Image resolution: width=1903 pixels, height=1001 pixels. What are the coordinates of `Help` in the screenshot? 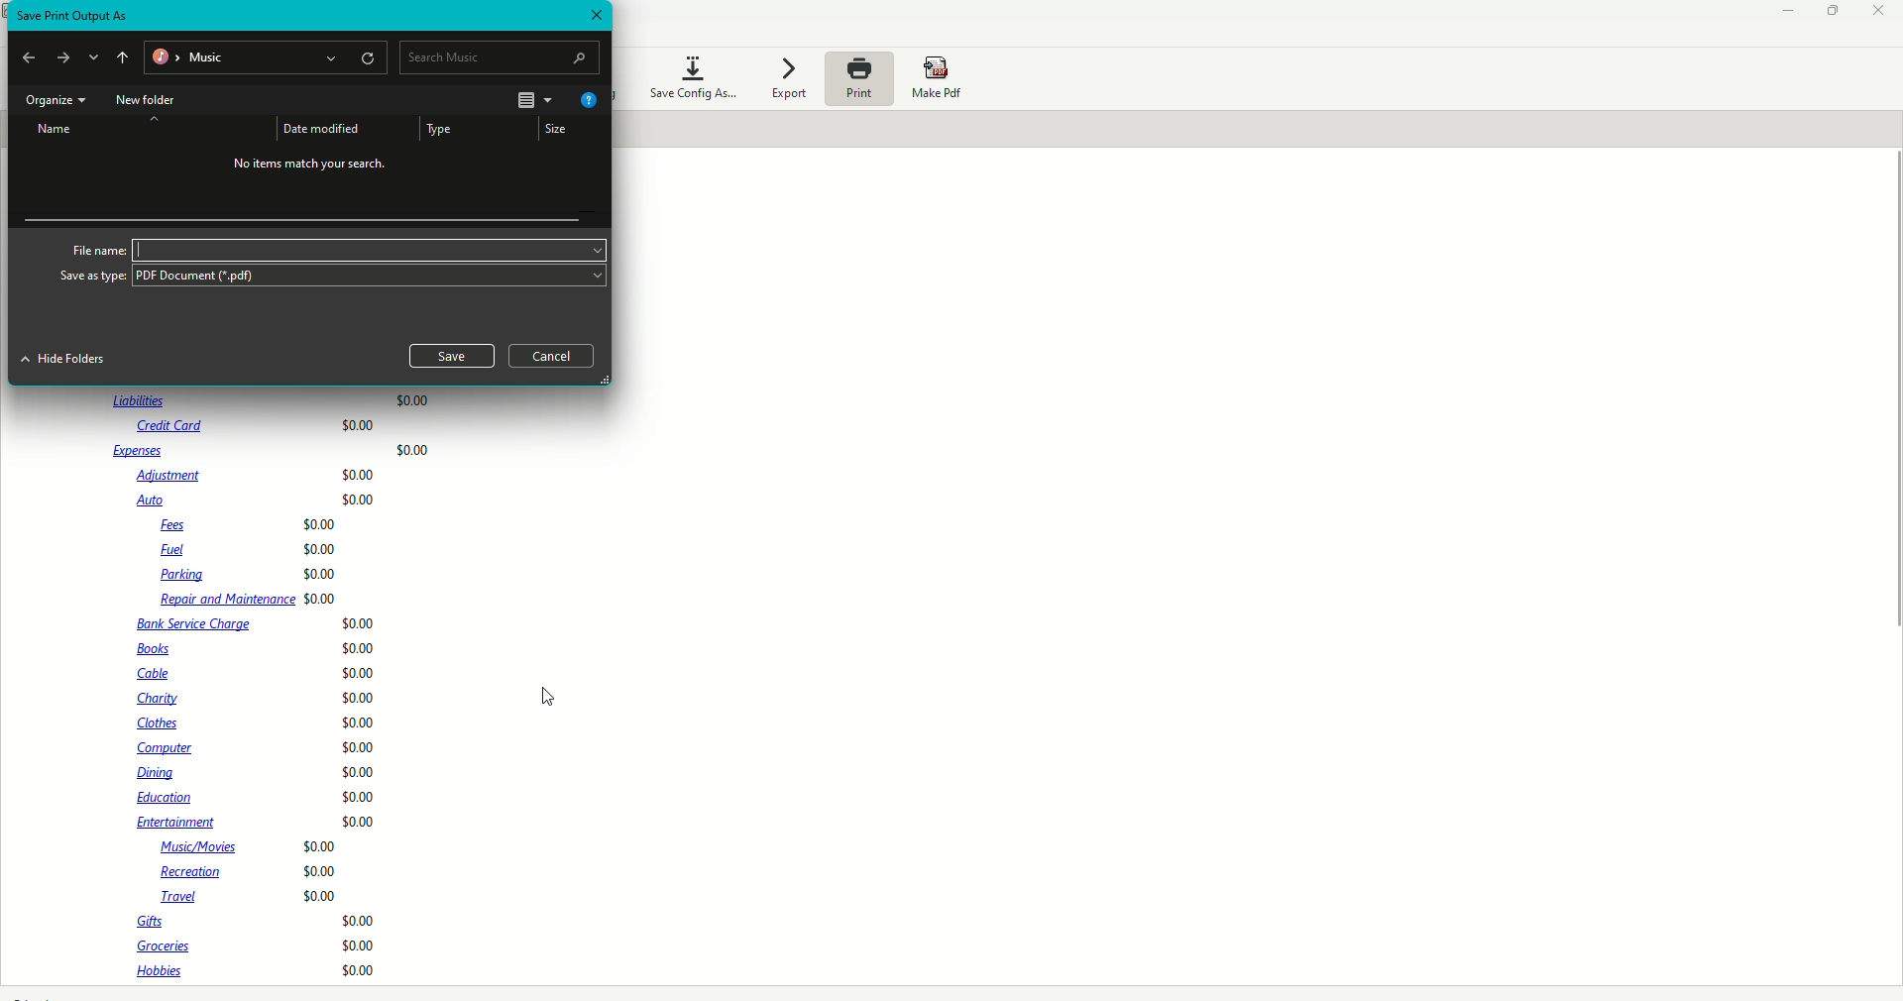 It's located at (587, 101).